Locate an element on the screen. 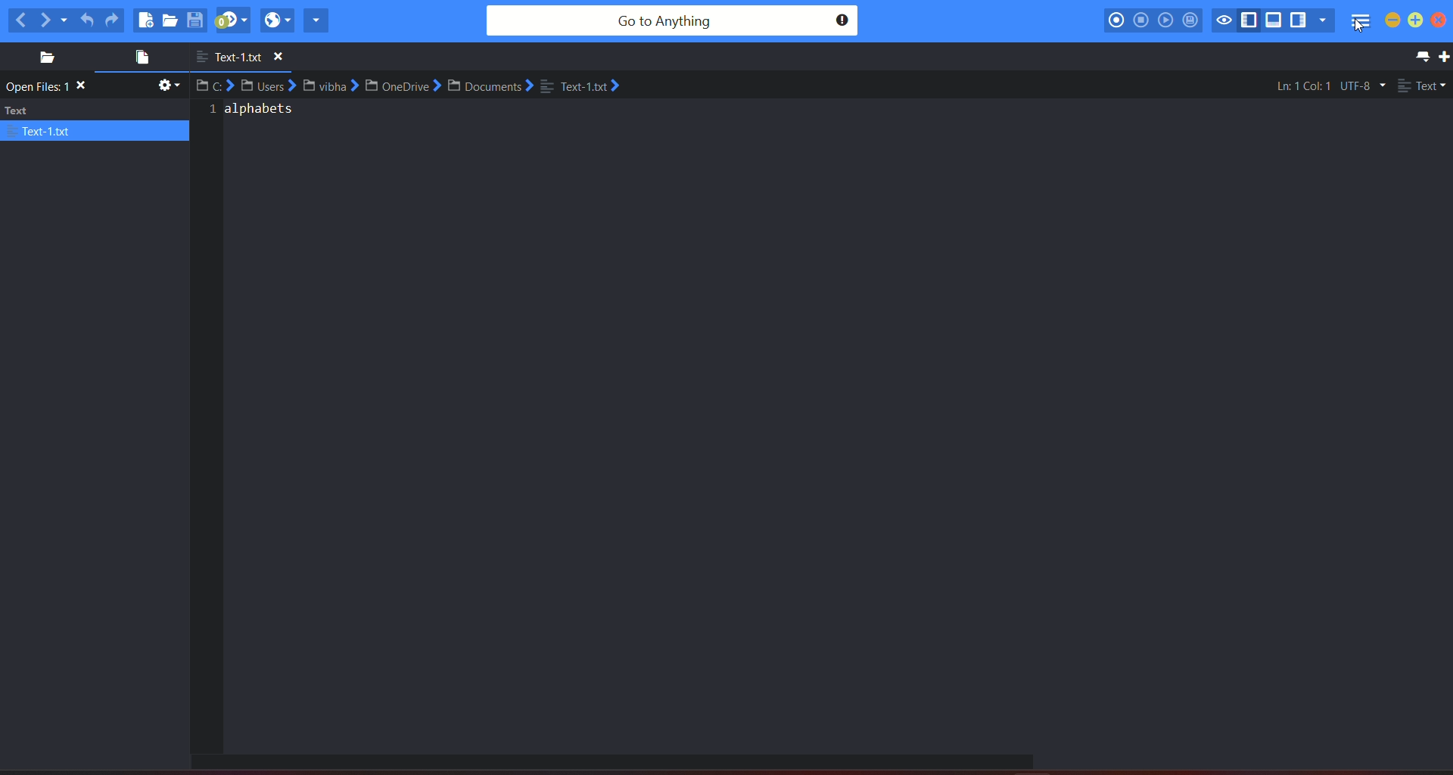 This screenshot has width=1453, height=775. save file is located at coordinates (197, 20).